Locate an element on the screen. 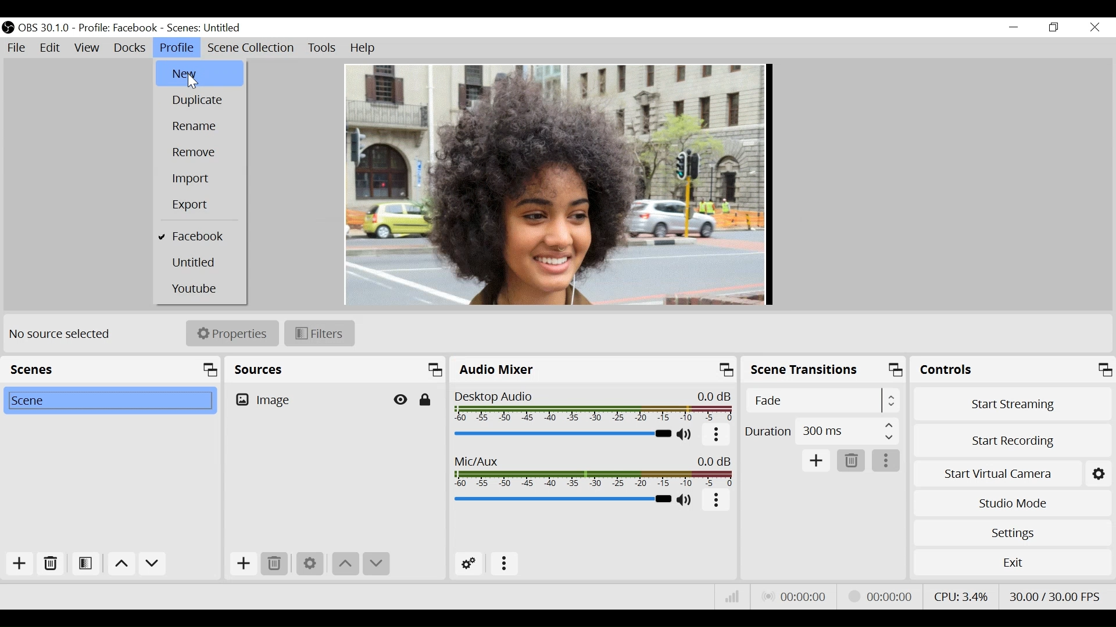 Image resolution: width=1116 pixels, height=627 pixels. Delete is located at coordinates (852, 460).